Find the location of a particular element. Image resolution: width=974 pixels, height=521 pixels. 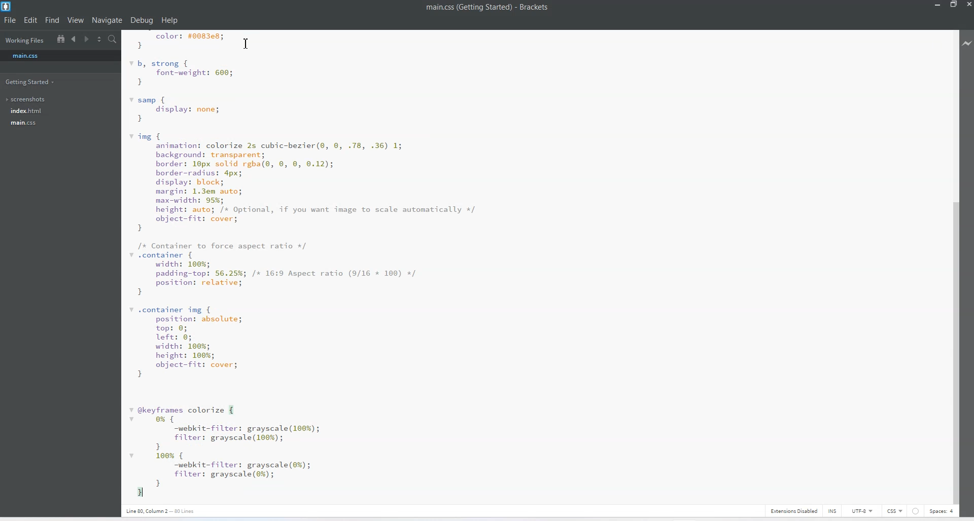

Debug is located at coordinates (142, 21).